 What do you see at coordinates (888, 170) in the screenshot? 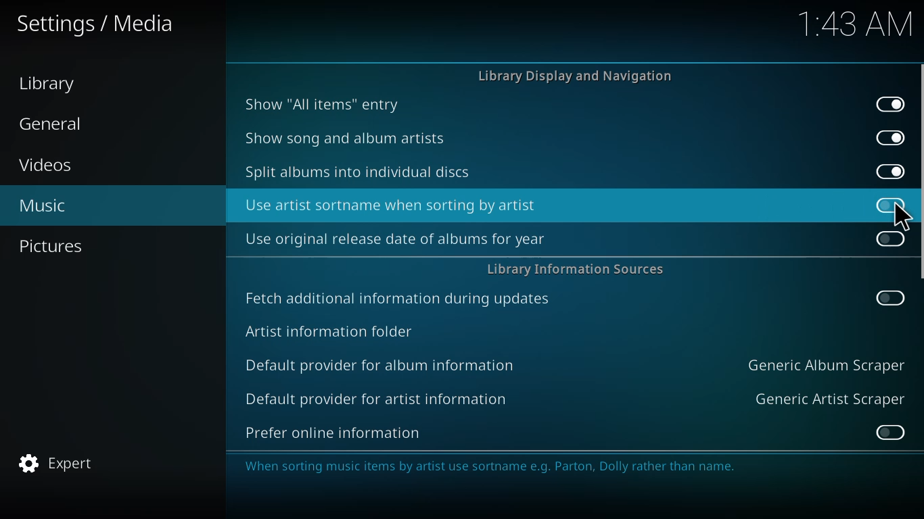
I see `enabled` at bounding box center [888, 170].